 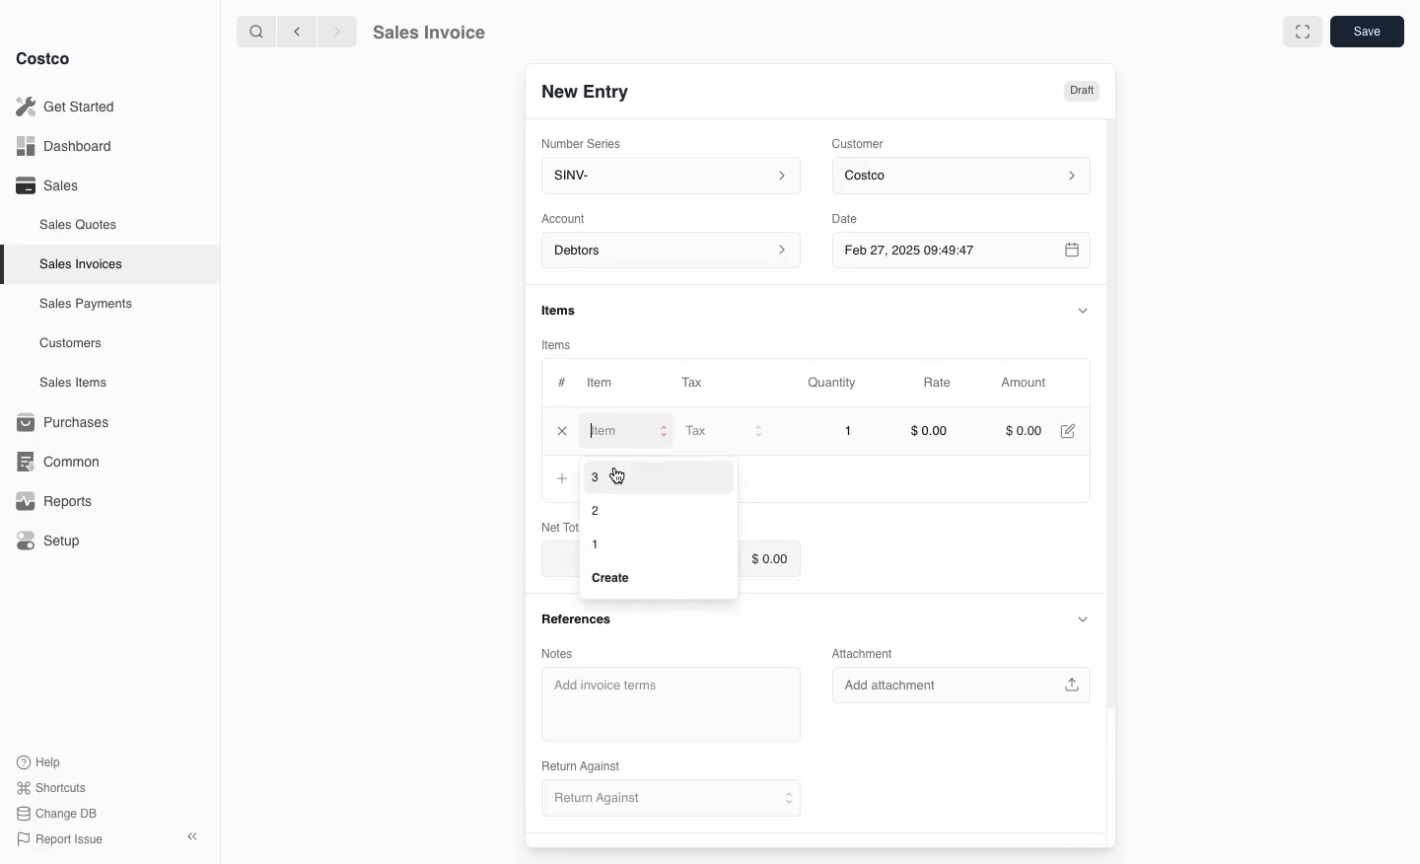 What do you see at coordinates (69, 107) in the screenshot?
I see `Get Started` at bounding box center [69, 107].